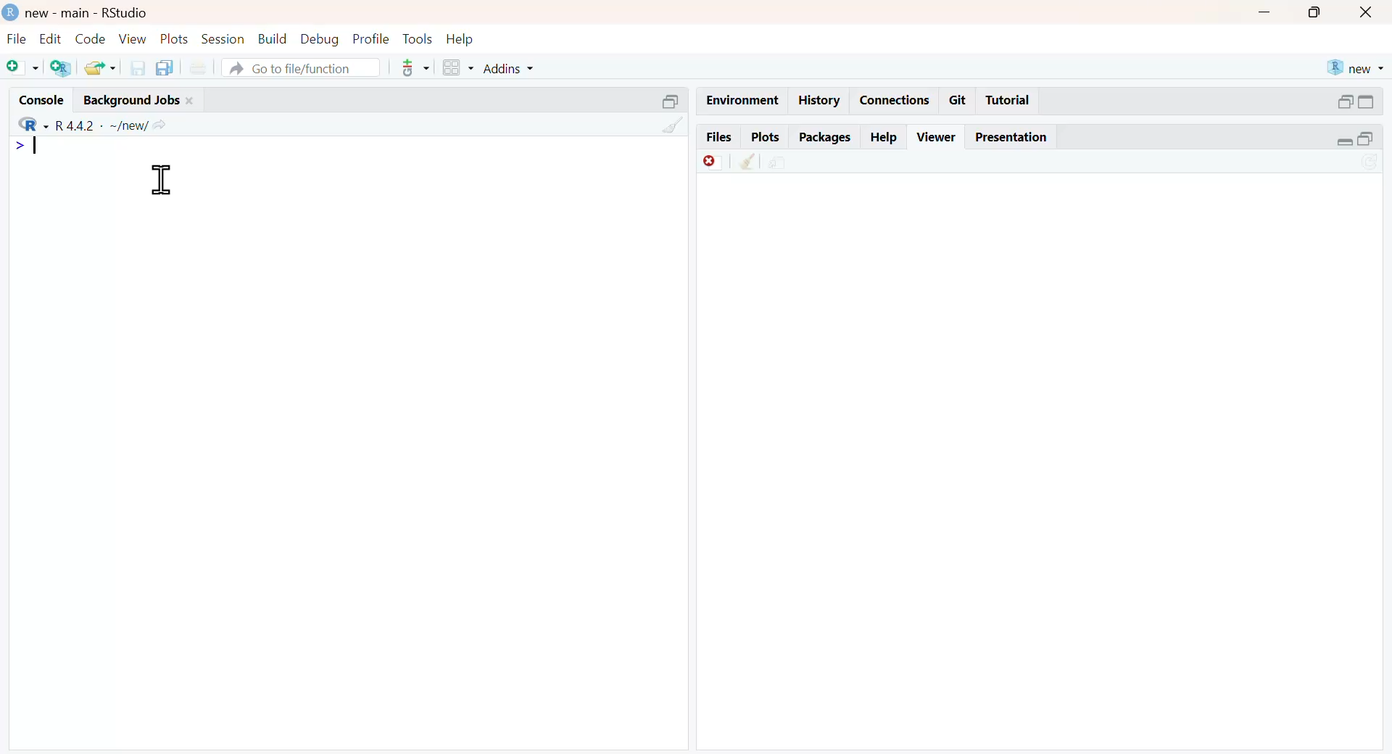 The width and height of the screenshot is (1392, 754). I want to click on sync, so click(1370, 162).